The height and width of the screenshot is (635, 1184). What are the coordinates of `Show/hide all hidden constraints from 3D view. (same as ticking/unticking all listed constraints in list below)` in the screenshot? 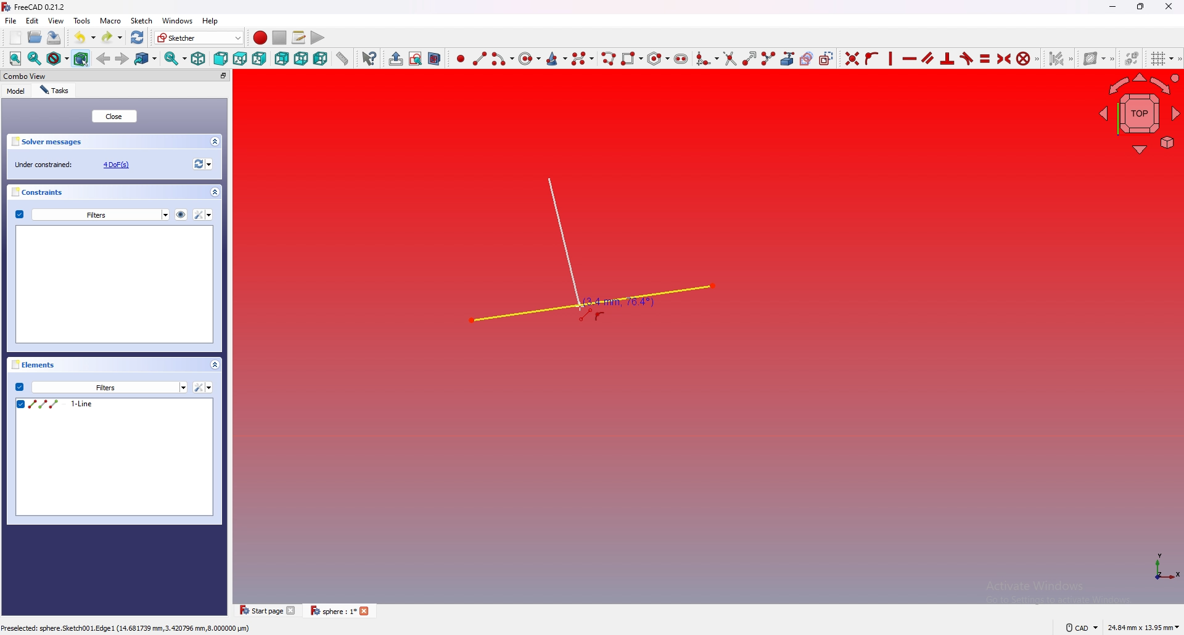 It's located at (181, 213).